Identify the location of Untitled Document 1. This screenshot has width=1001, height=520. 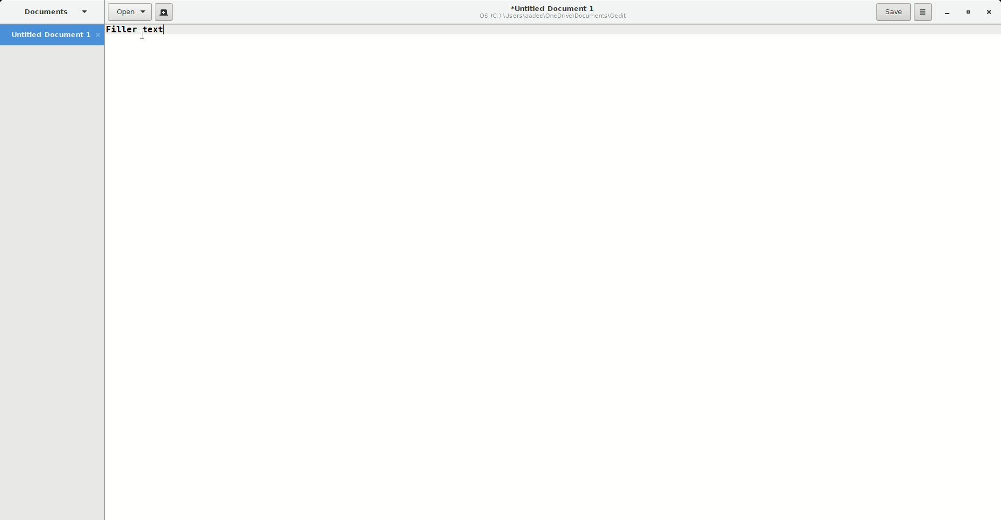
(53, 35).